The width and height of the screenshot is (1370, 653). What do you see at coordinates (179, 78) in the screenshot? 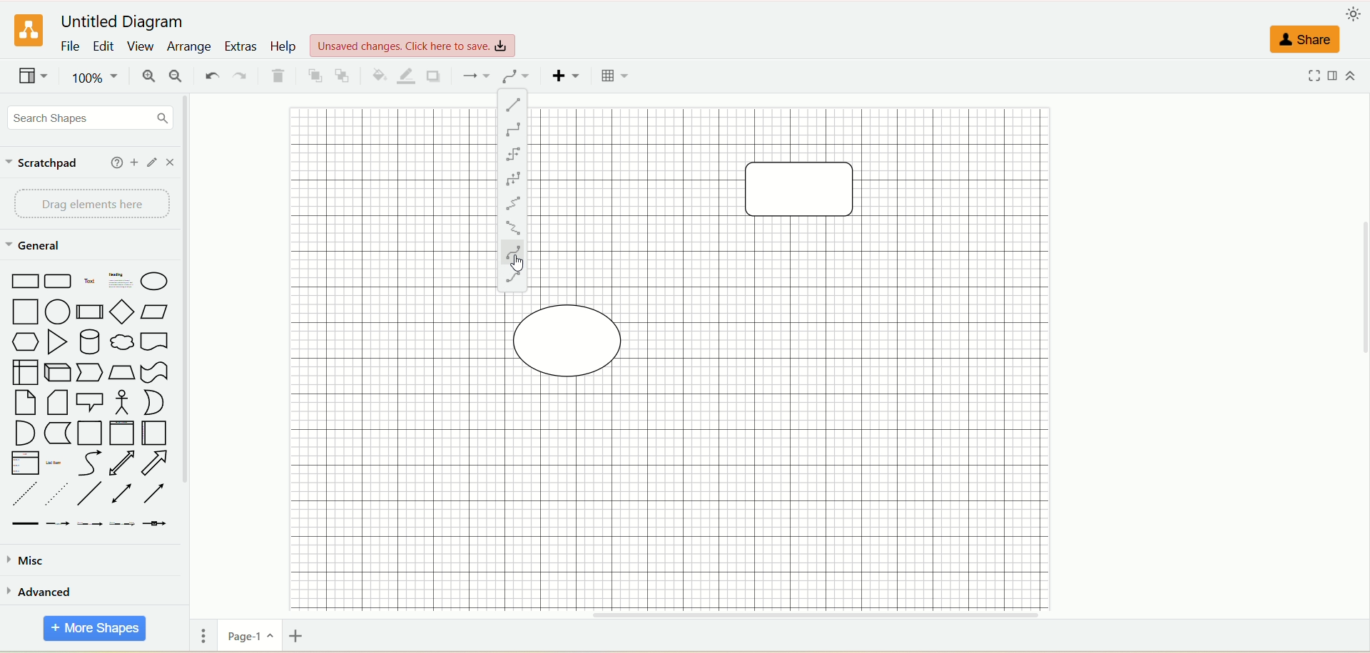
I see `zoom out` at bounding box center [179, 78].